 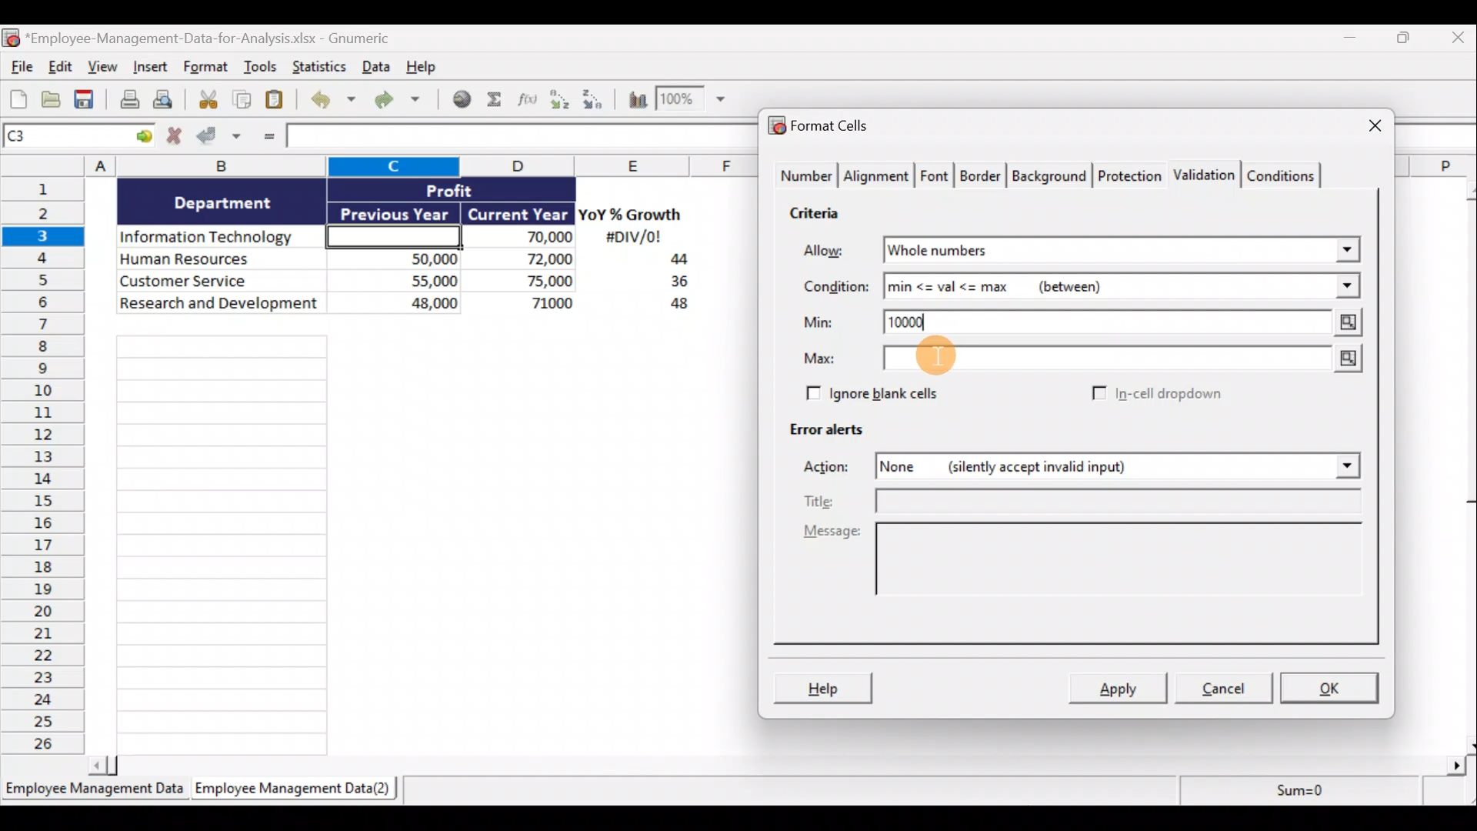 What do you see at coordinates (935, 174) in the screenshot?
I see `Font` at bounding box center [935, 174].